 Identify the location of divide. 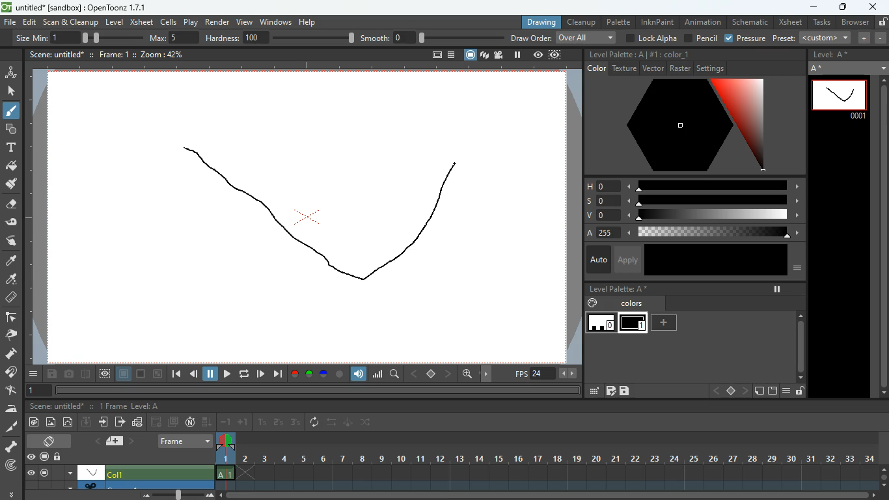
(87, 376).